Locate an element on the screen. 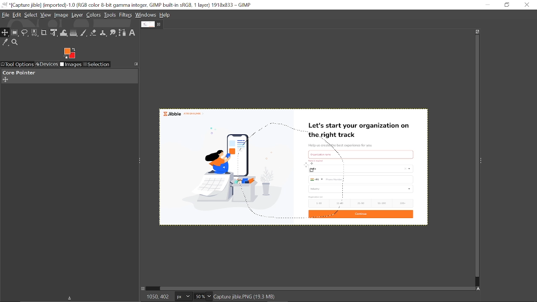  Minimize is located at coordinates (487, 4).